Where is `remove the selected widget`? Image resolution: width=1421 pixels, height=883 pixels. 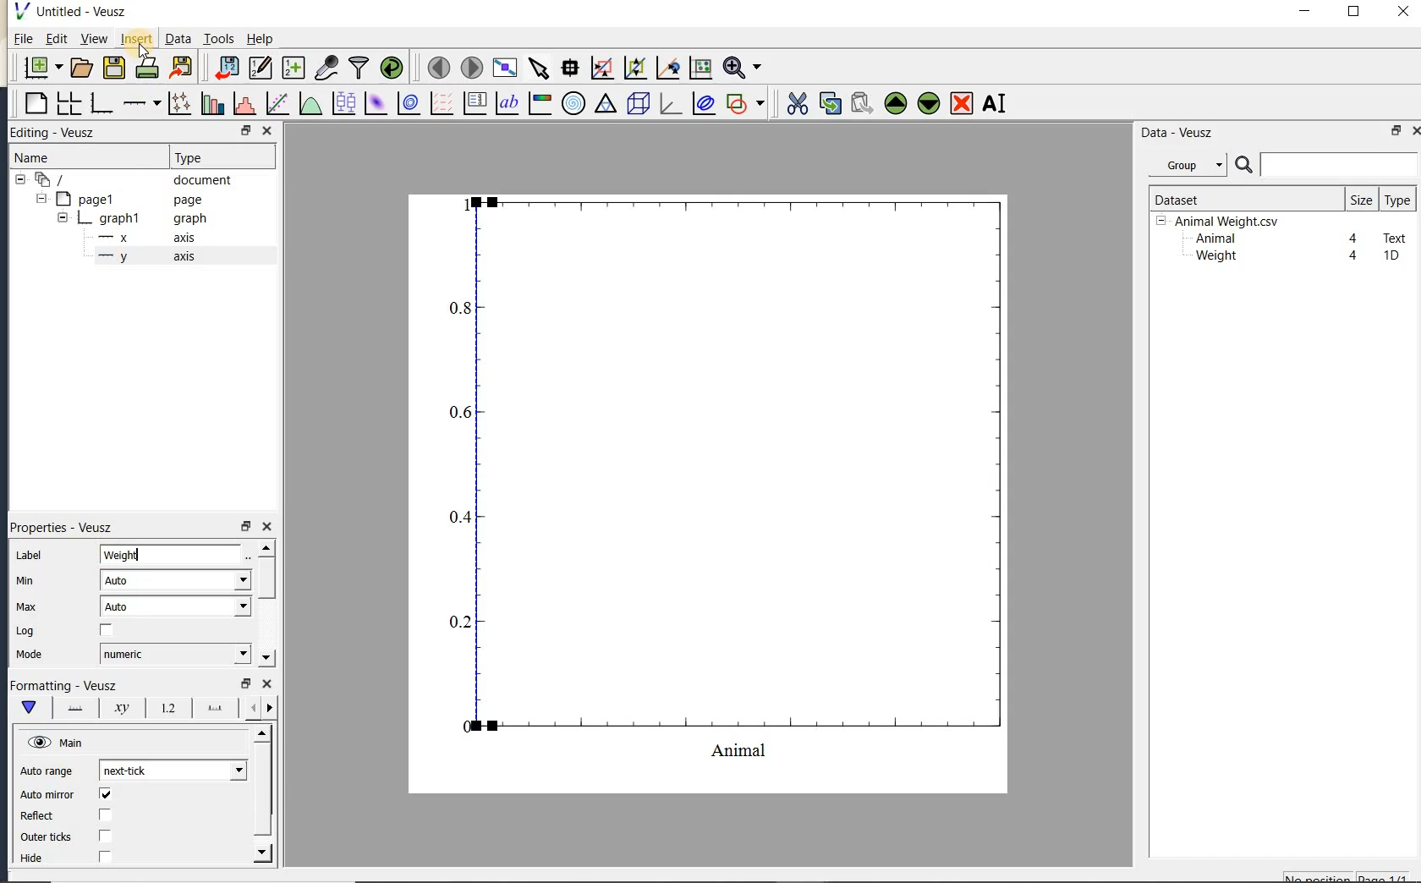 remove the selected widget is located at coordinates (960, 105).